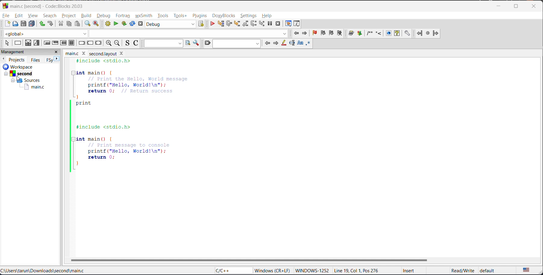 This screenshot has height=275, width=543. What do you see at coordinates (196, 43) in the screenshot?
I see `show options window` at bounding box center [196, 43].